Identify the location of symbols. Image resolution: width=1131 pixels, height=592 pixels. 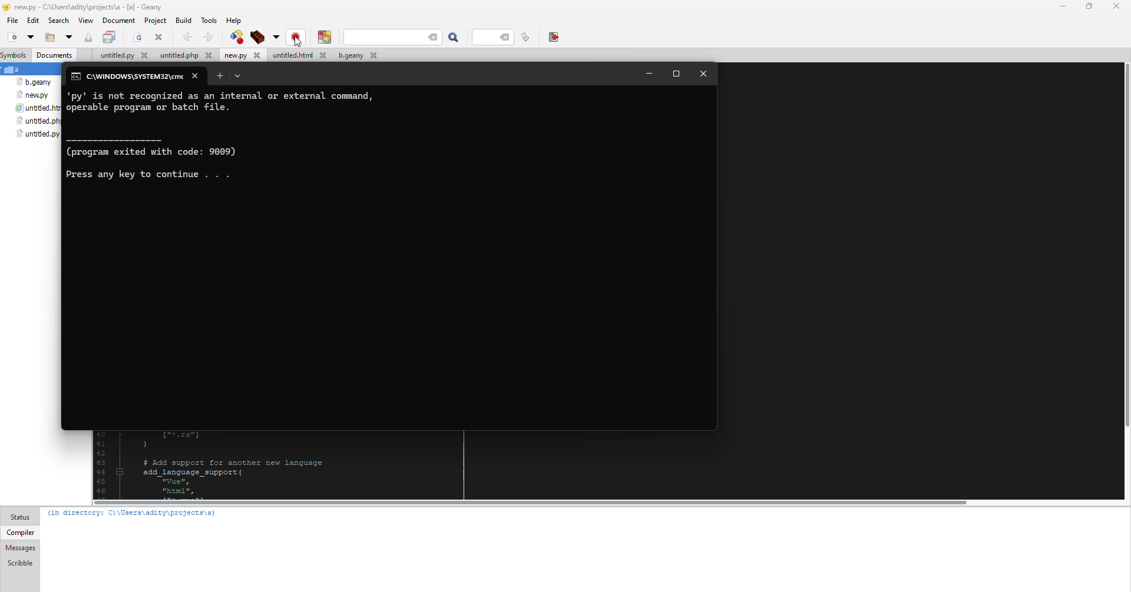
(16, 55).